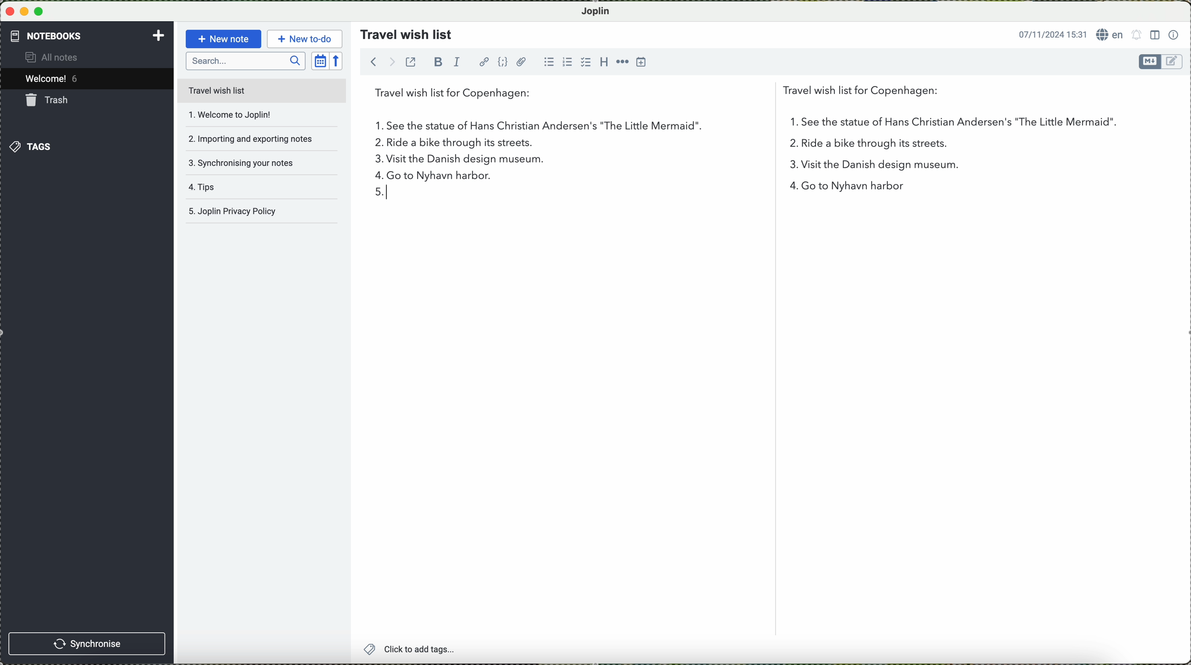 This screenshot has width=1191, height=665. What do you see at coordinates (413, 65) in the screenshot?
I see `toggle external editing` at bounding box center [413, 65].